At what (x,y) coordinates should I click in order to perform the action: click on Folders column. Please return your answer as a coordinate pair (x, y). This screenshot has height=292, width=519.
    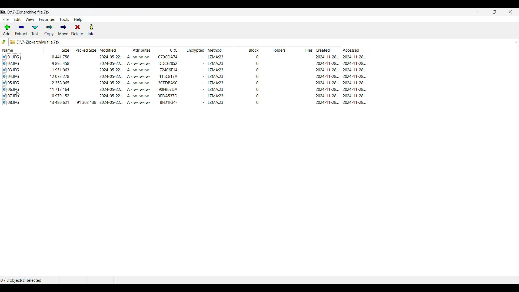
    Looking at the image, I should click on (274, 50).